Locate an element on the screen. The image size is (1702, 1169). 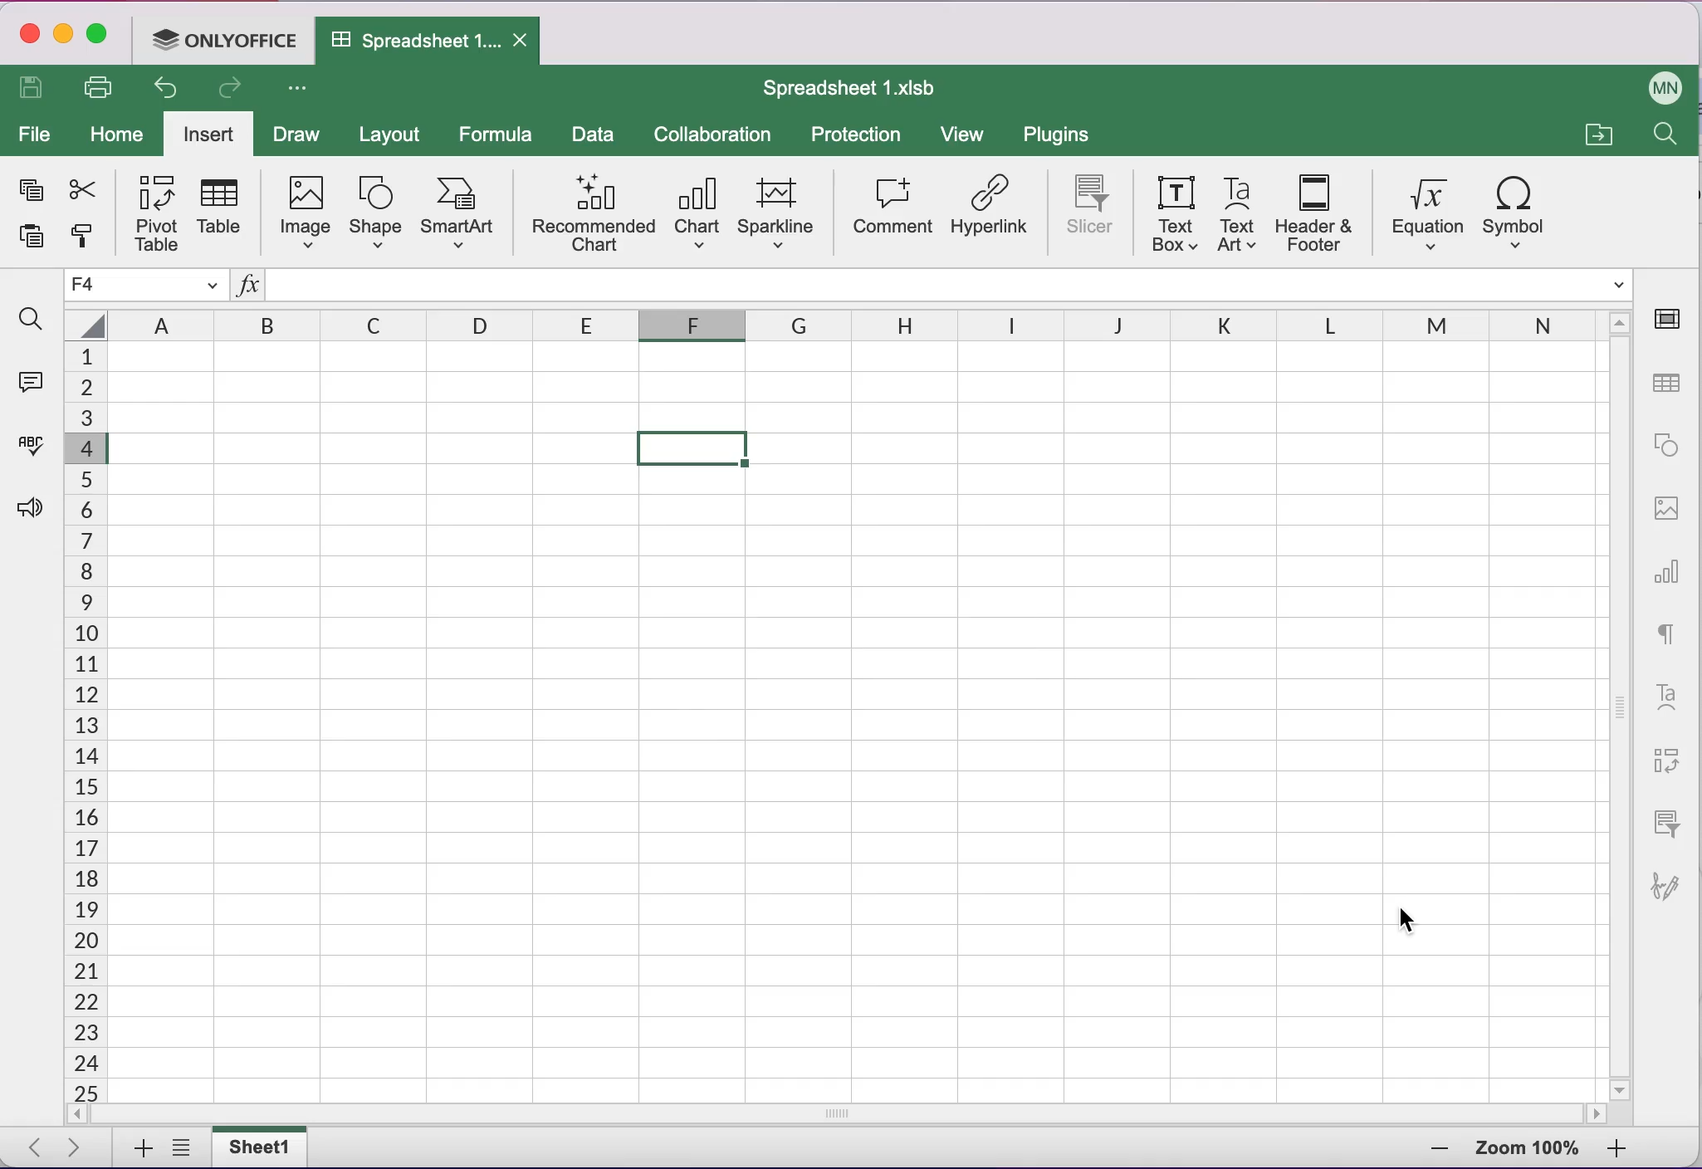
text art is located at coordinates (1238, 216).